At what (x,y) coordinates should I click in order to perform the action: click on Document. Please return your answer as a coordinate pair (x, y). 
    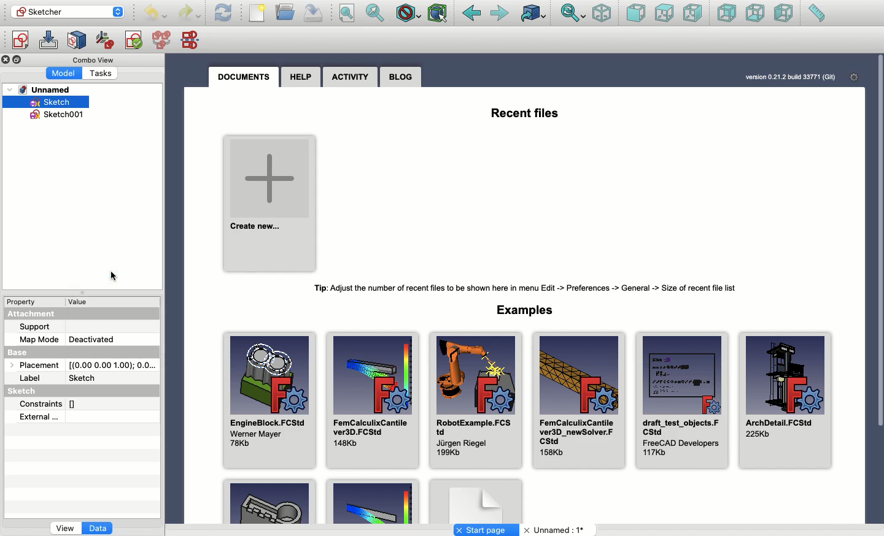
    Looking at the image, I should click on (476, 500).